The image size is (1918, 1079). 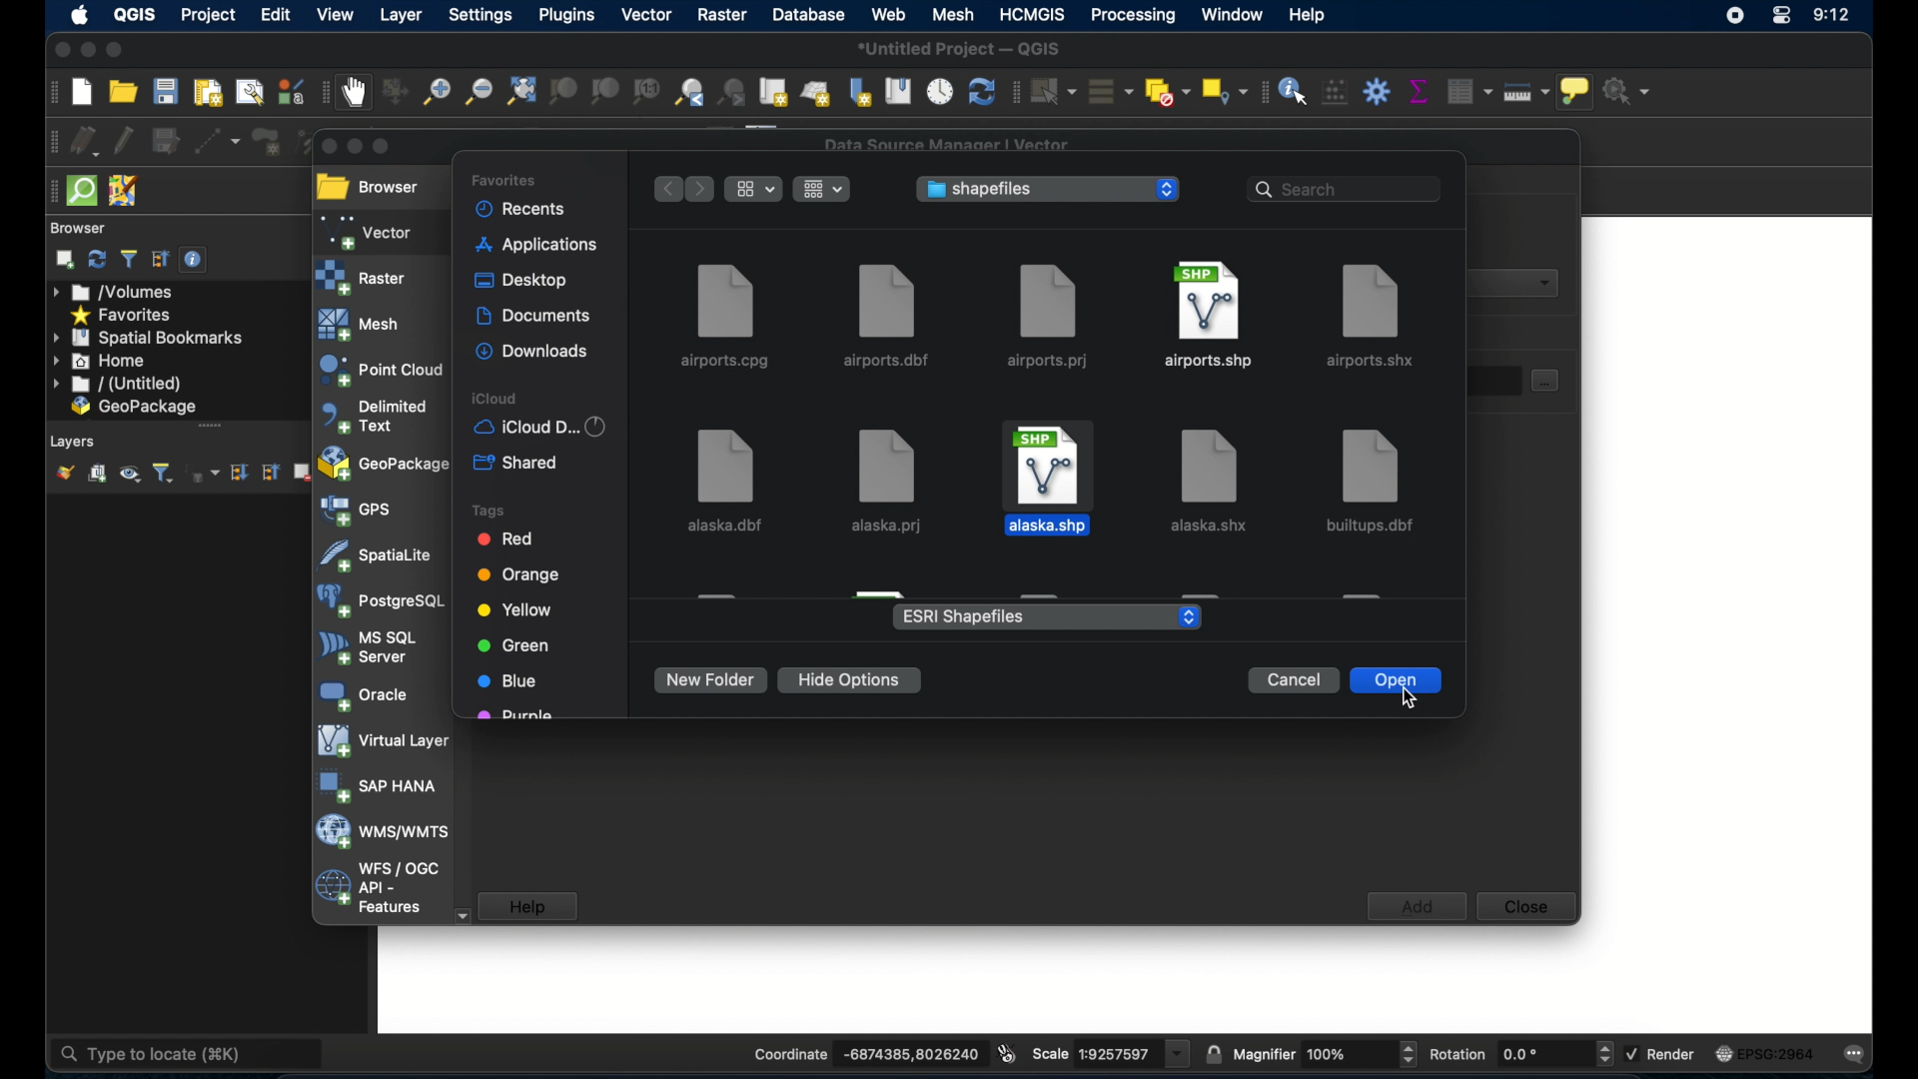 I want to click on collapse all, so click(x=272, y=475).